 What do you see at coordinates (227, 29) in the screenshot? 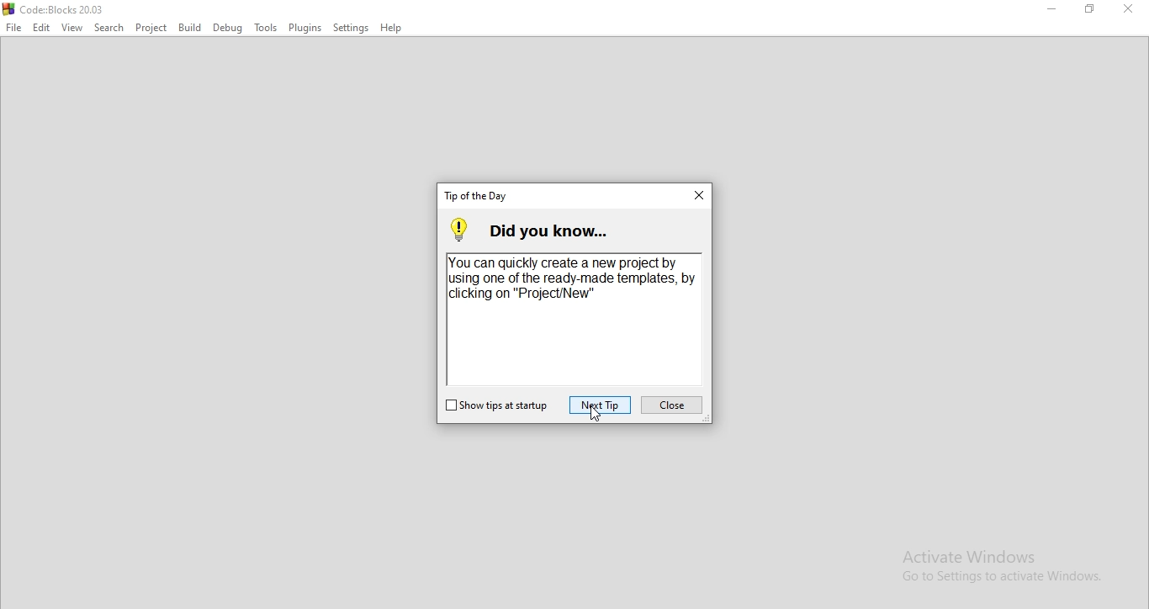
I see `Debug ` at bounding box center [227, 29].